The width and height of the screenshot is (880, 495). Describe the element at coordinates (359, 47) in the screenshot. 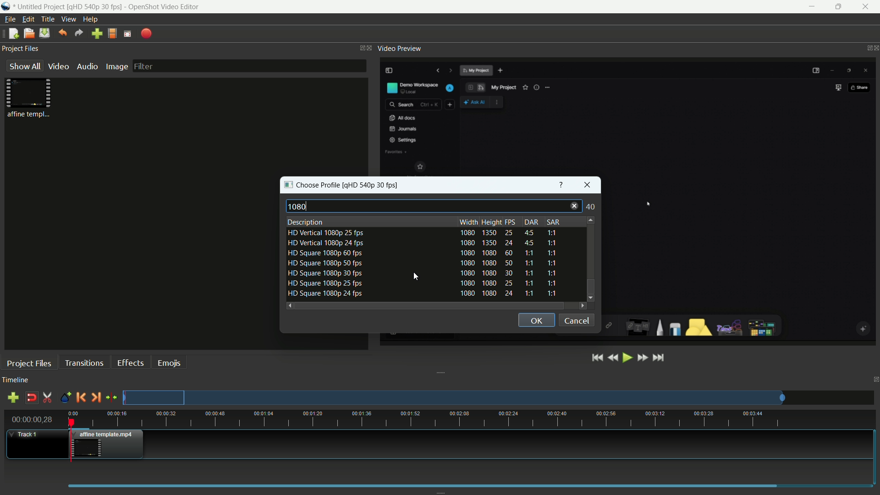

I see `change layout` at that location.